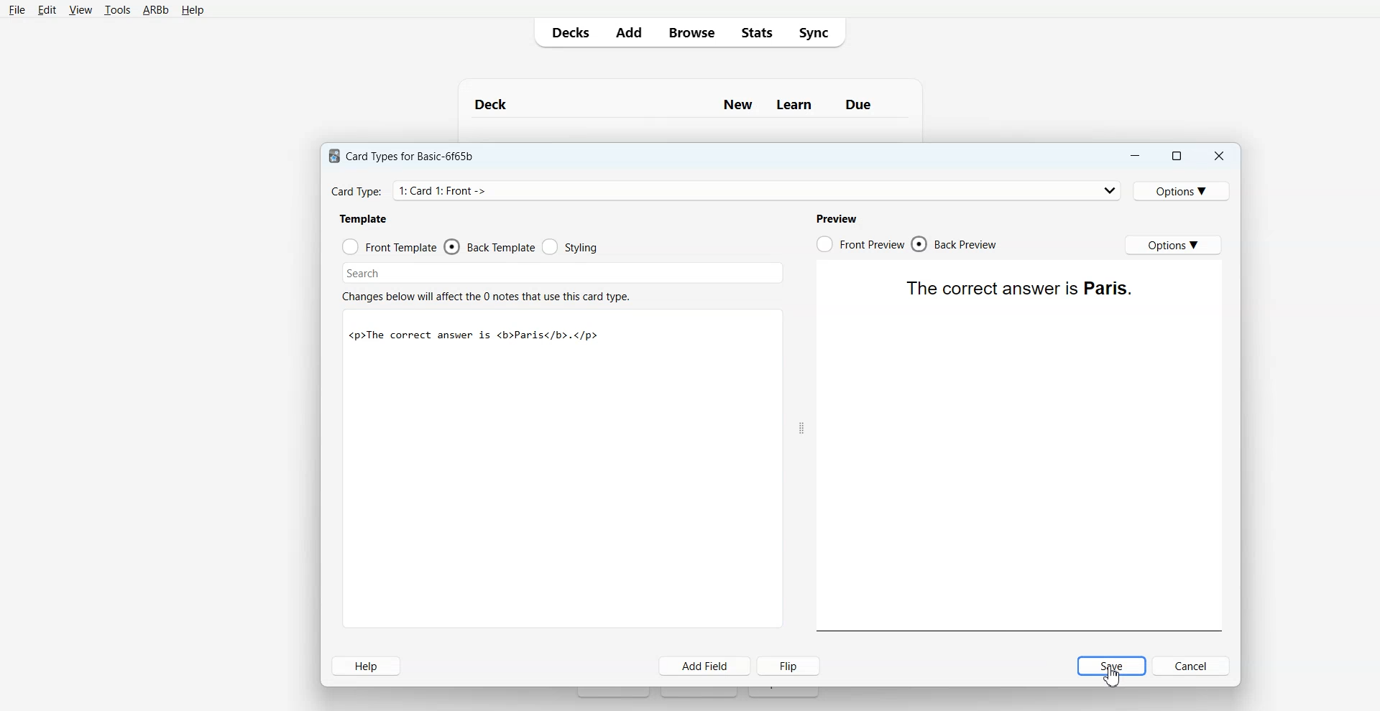  What do you see at coordinates (570, 247) in the screenshot?
I see `Styling` at bounding box center [570, 247].